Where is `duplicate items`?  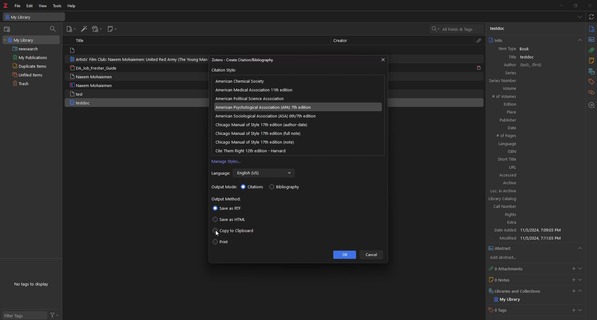
duplicate items is located at coordinates (29, 66).